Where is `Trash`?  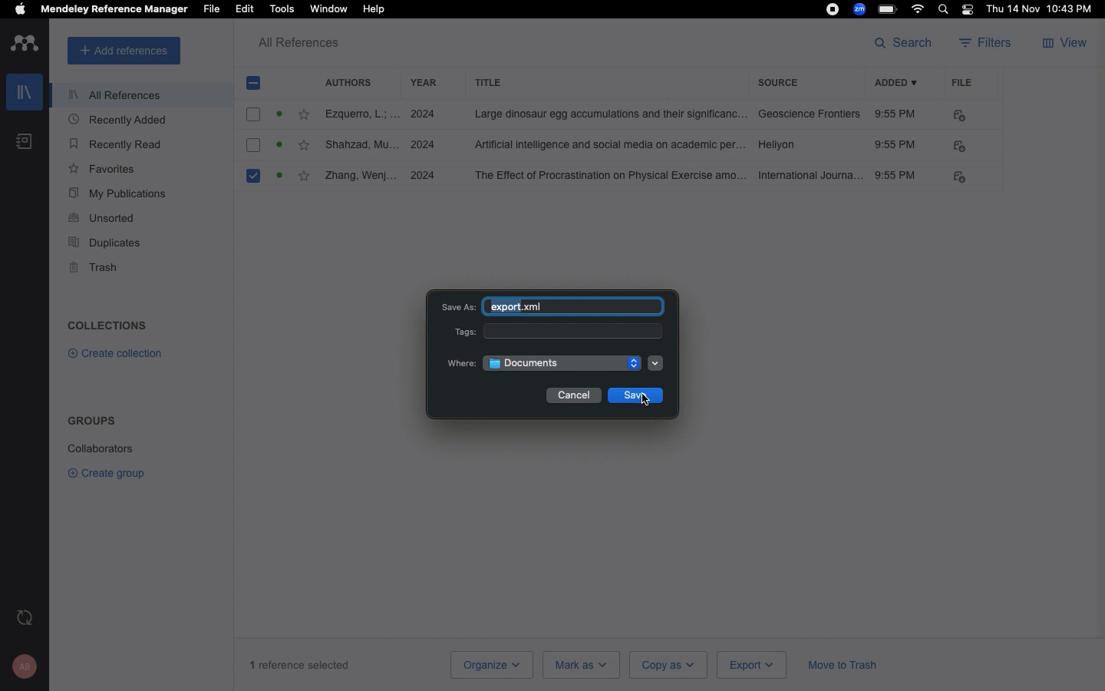
Trash is located at coordinates (94, 267).